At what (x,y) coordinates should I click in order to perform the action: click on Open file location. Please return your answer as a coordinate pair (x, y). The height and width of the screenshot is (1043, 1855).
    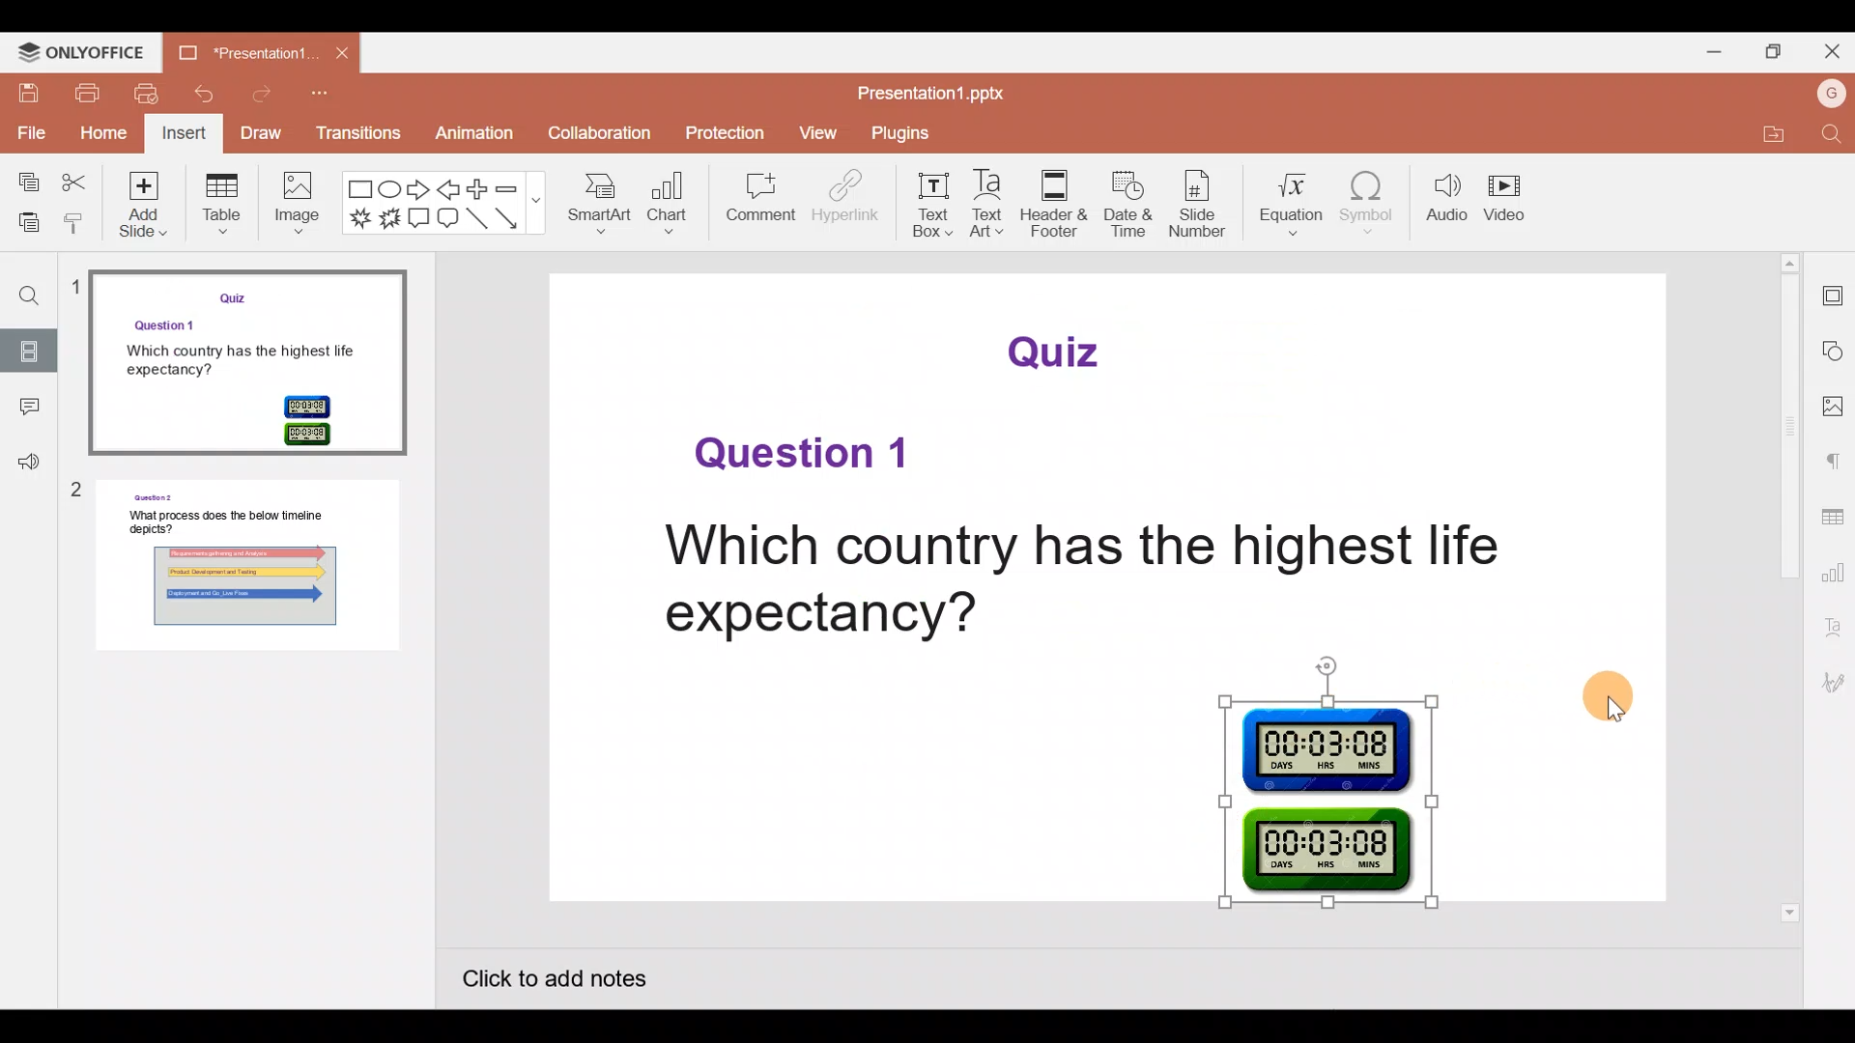
    Looking at the image, I should click on (1770, 138).